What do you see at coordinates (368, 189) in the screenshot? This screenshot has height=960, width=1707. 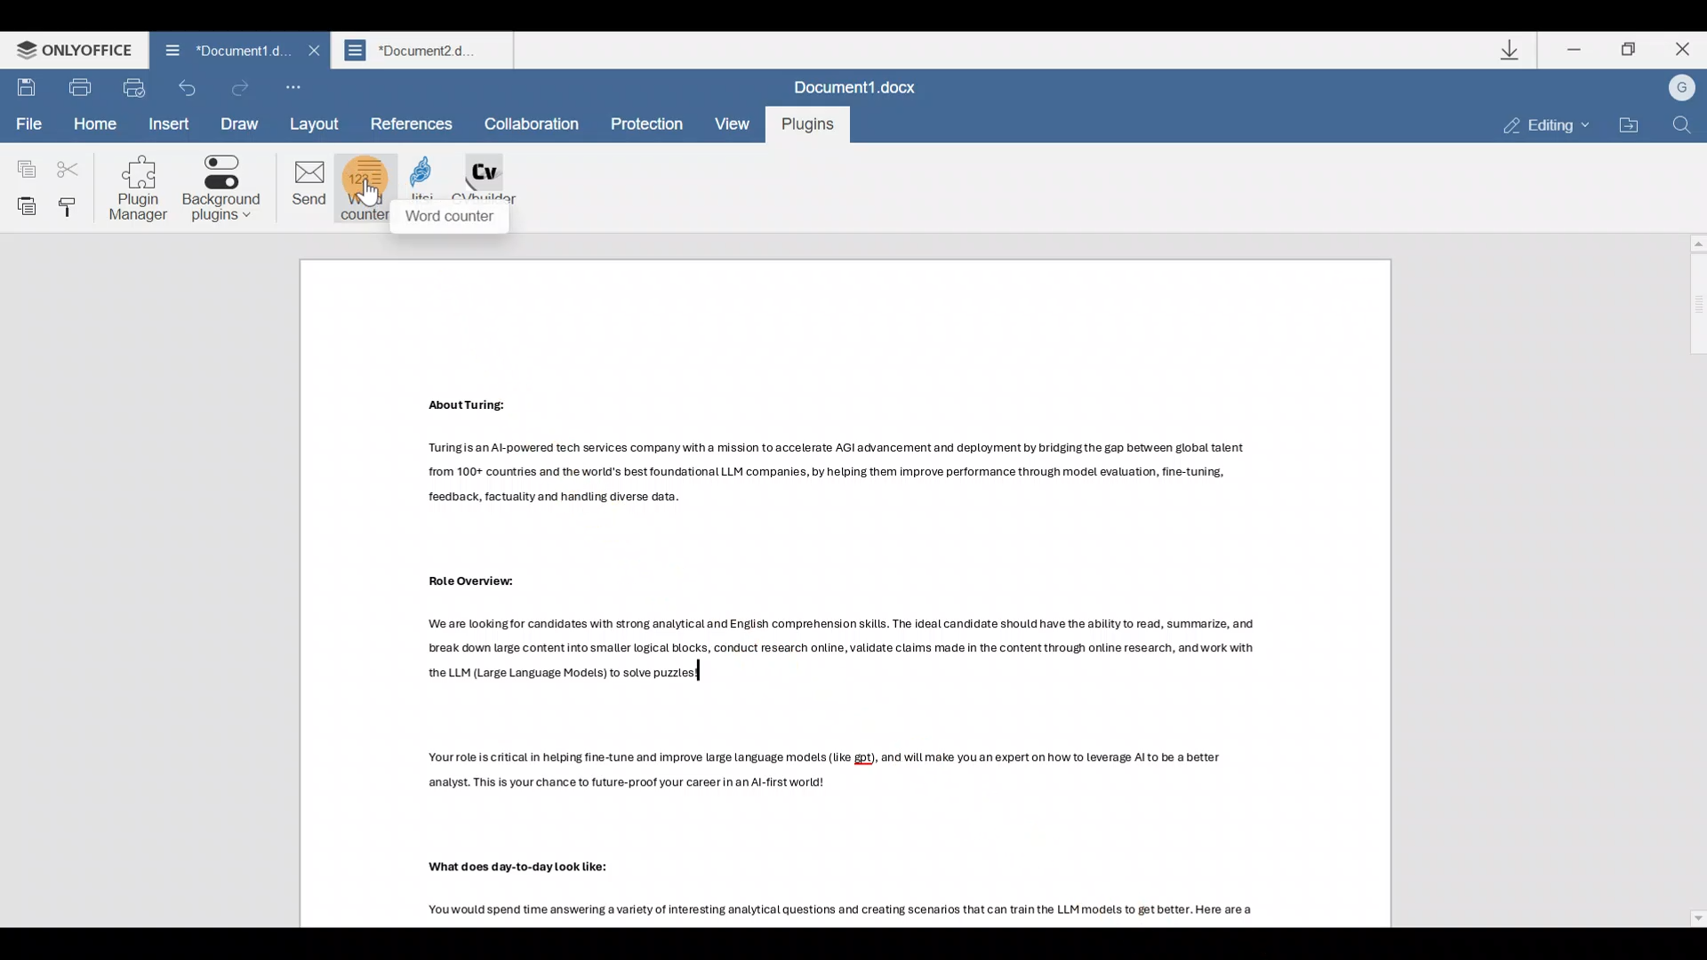 I see `Word counter` at bounding box center [368, 189].